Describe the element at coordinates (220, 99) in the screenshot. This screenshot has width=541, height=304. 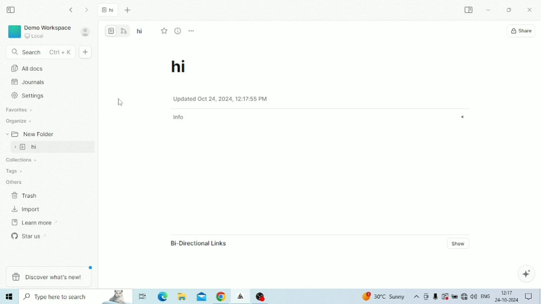
I see `Created on Date and Time` at that location.